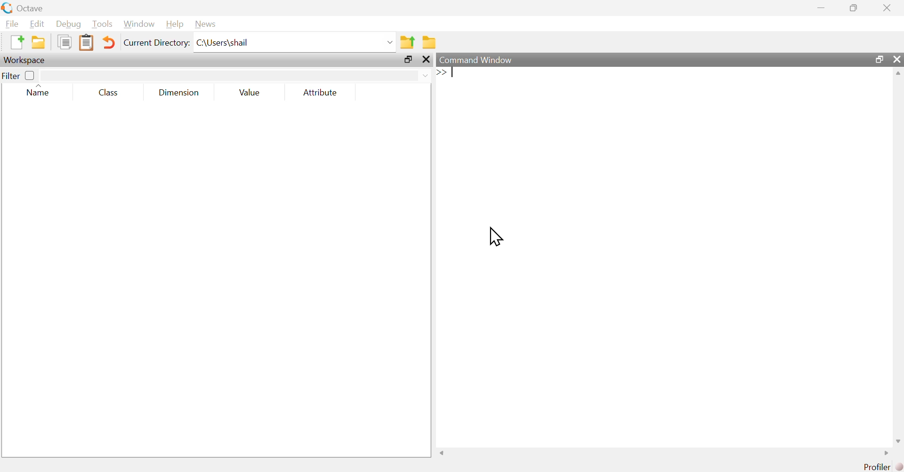 The width and height of the screenshot is (904, 472). What do you see at coordinates (898, 74) in the screenshot?
I see `Scrollbar up` at bounding box center [898, 74].